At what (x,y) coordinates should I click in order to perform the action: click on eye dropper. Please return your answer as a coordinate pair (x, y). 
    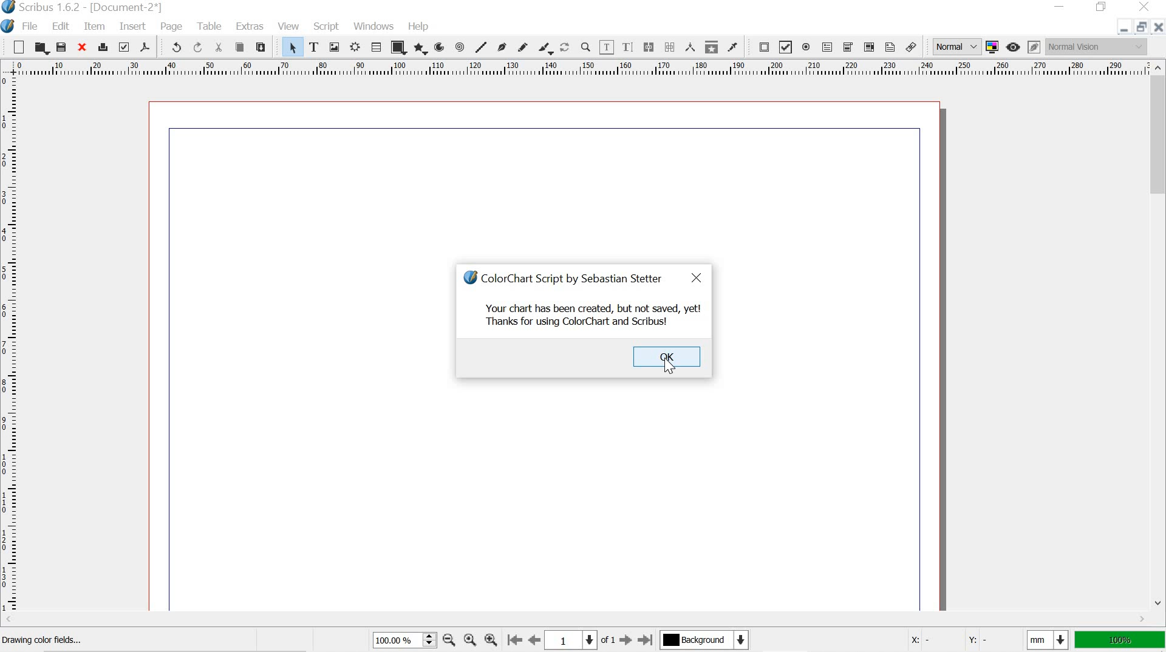
    Looking at the image, I should click on (733, 47).